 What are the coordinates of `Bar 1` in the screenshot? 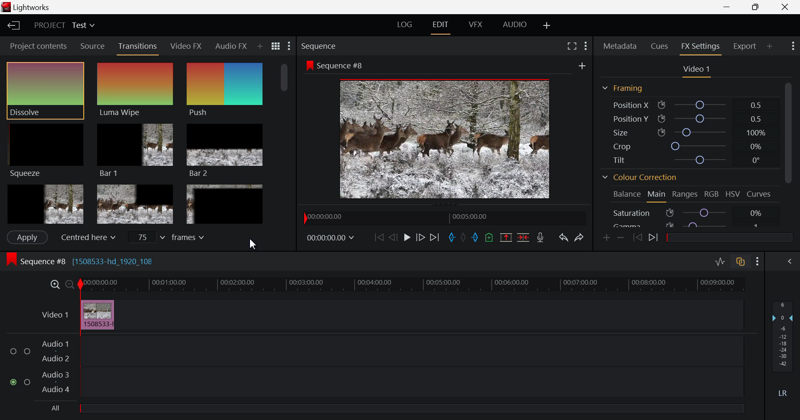 It's located at (134, 150).